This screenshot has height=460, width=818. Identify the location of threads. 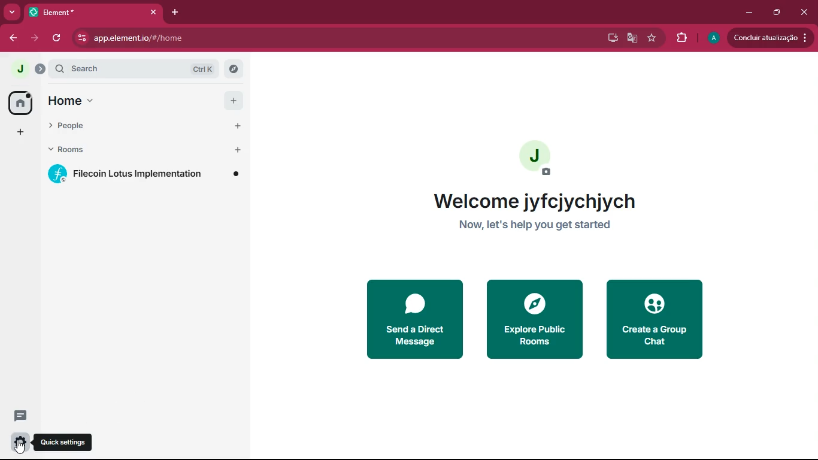
(20, 416).